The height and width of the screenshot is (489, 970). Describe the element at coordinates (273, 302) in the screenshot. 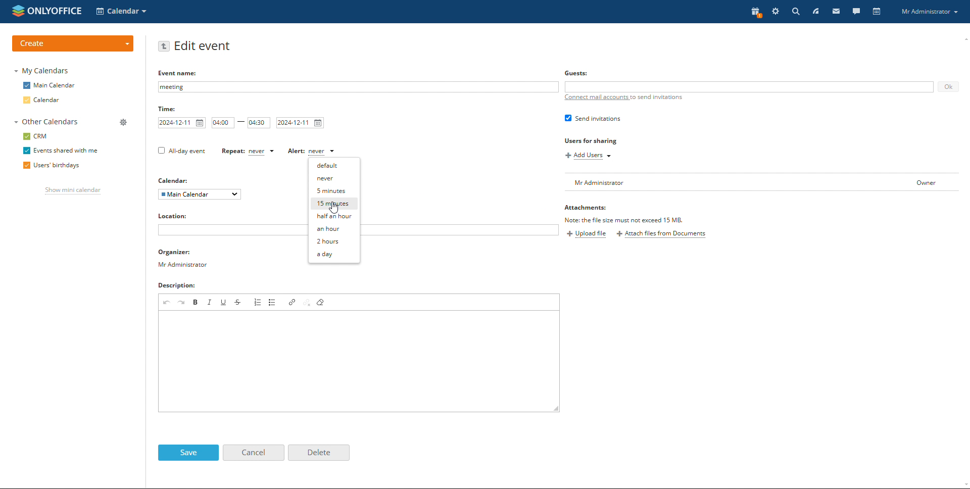

I see `insert/remove bulleted list` at that location.